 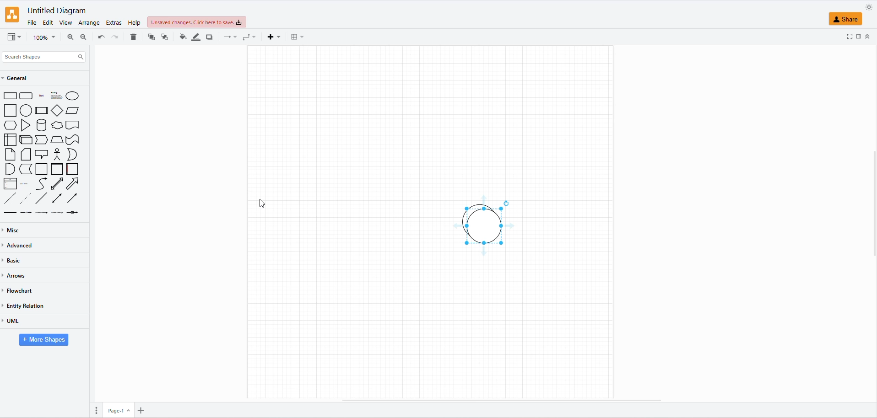 What do you see at coordinates (150, 37) in the screenshot?
I see `TO FRONT` at bounding box center [150, 37].